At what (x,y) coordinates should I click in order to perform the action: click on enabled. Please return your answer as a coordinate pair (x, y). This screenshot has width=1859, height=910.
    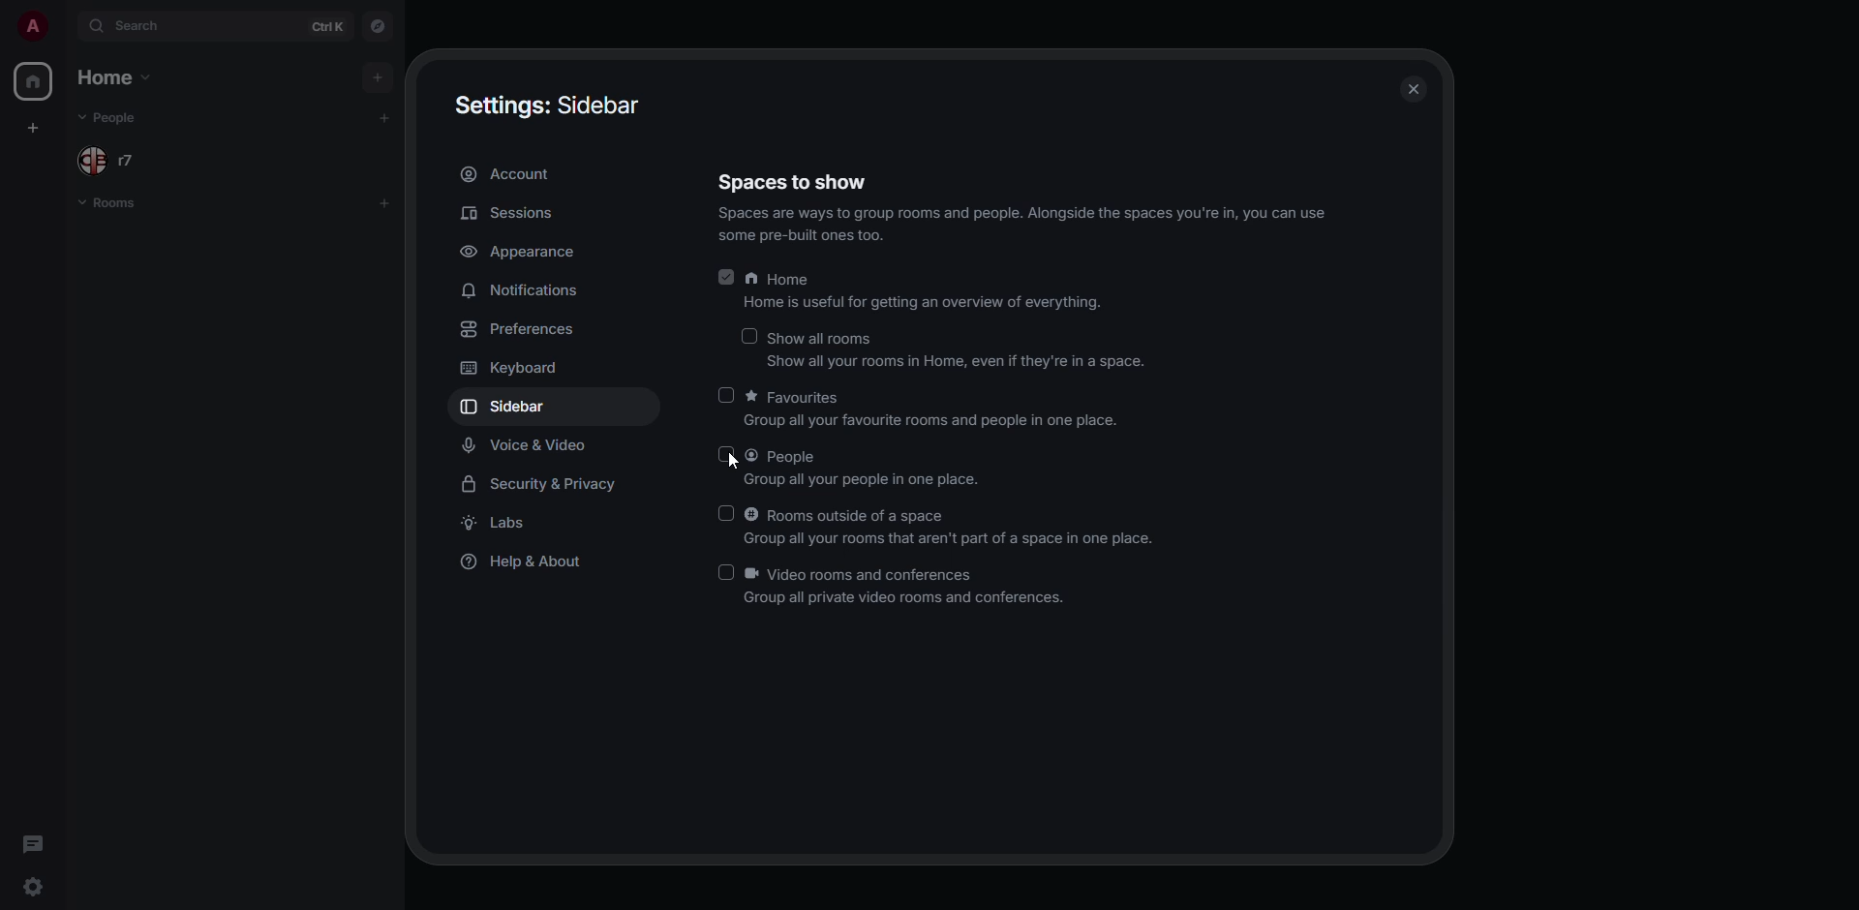
    Looking at the image, I should click on (726, 278).